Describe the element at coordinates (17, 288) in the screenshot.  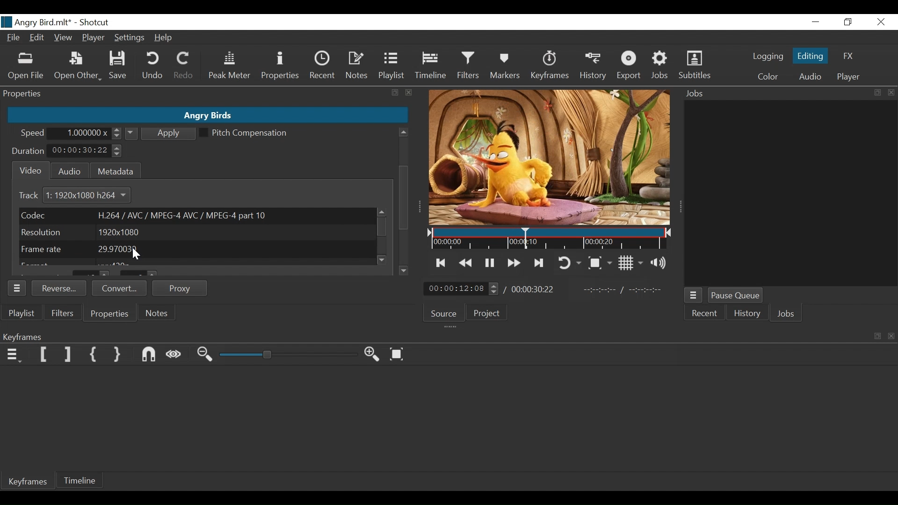
I see `Properties Panel` at that location.